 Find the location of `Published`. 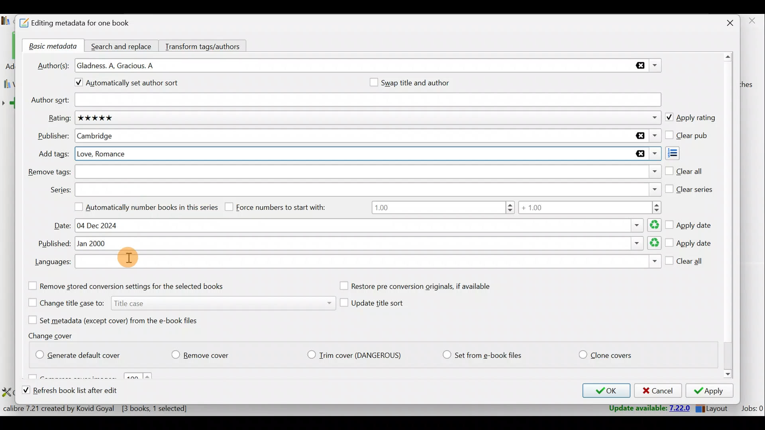

Published is located at coordinates (369, 244).